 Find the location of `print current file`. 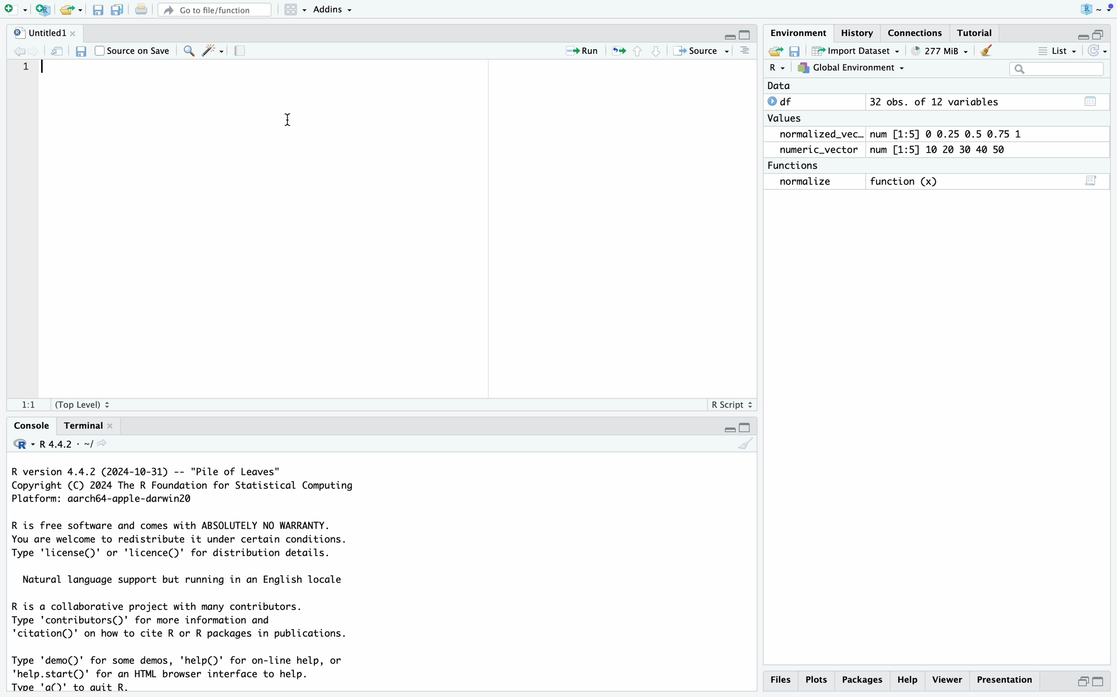

print current file is located at coordinates (141, 10).